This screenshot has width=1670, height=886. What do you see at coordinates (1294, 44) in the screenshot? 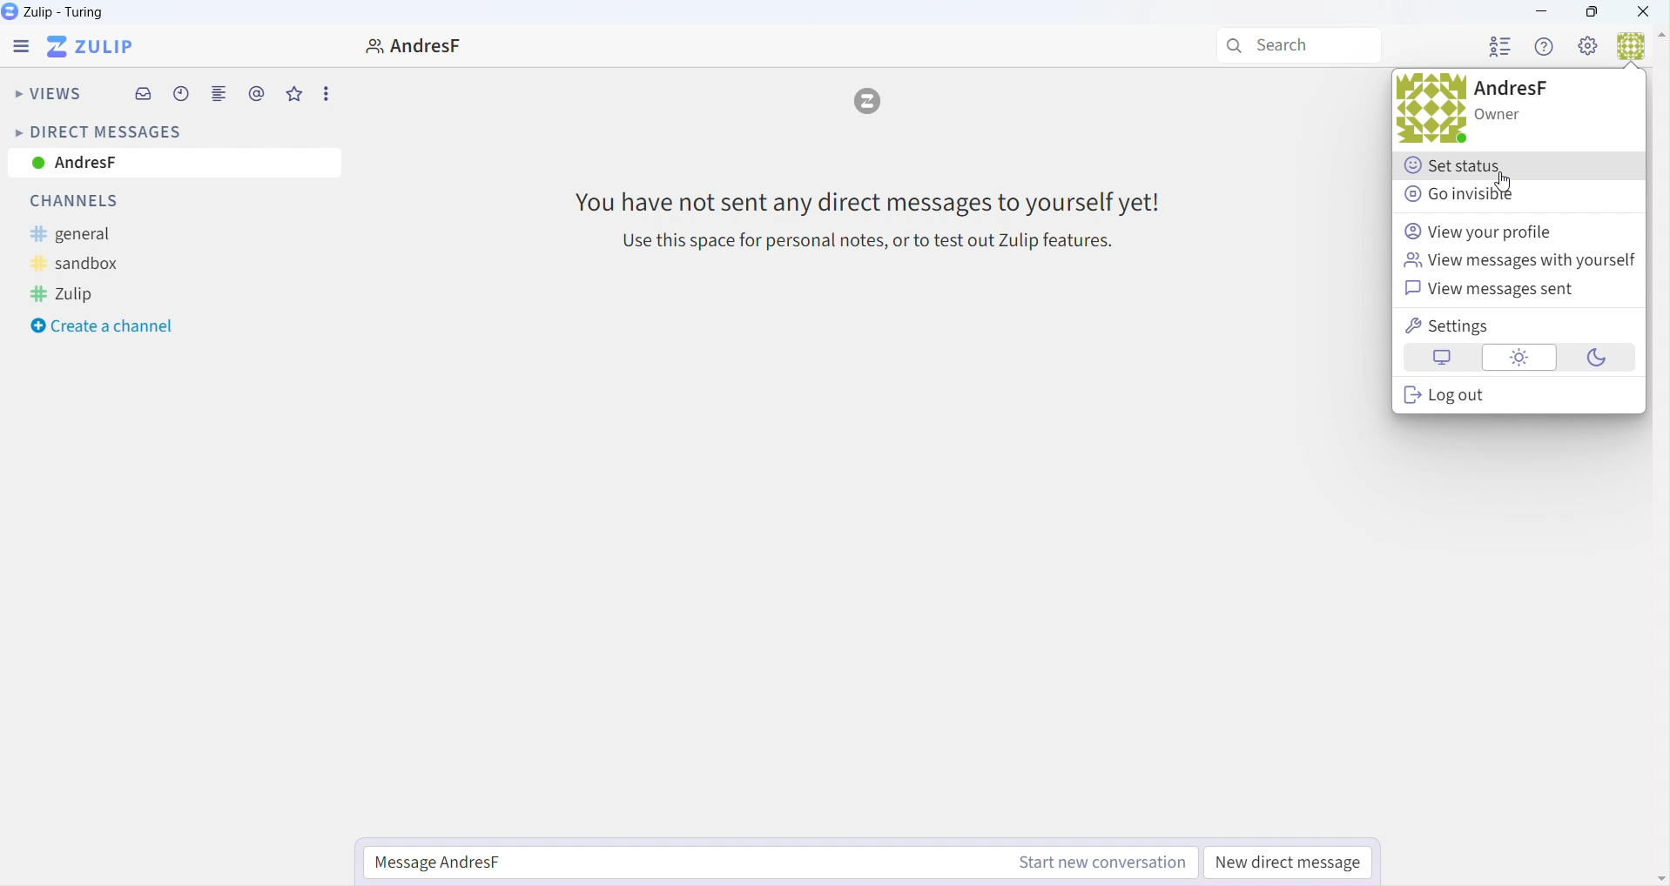
I see `Search` at bounding box center [1294, 44].